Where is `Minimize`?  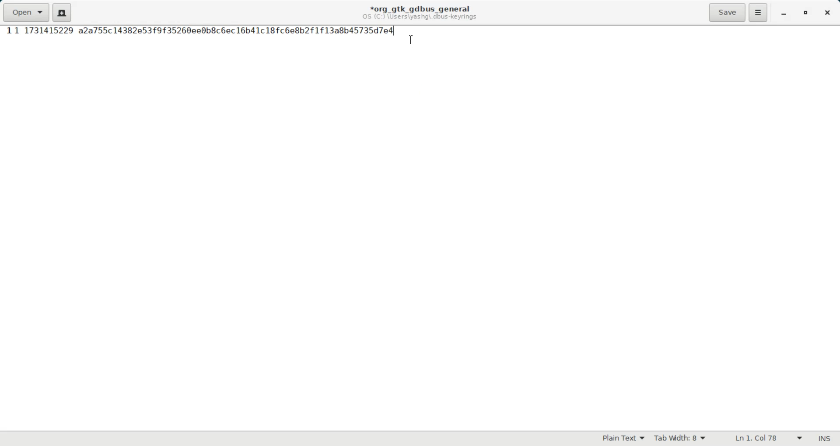 Minimize is located at coordinates (783, 14).